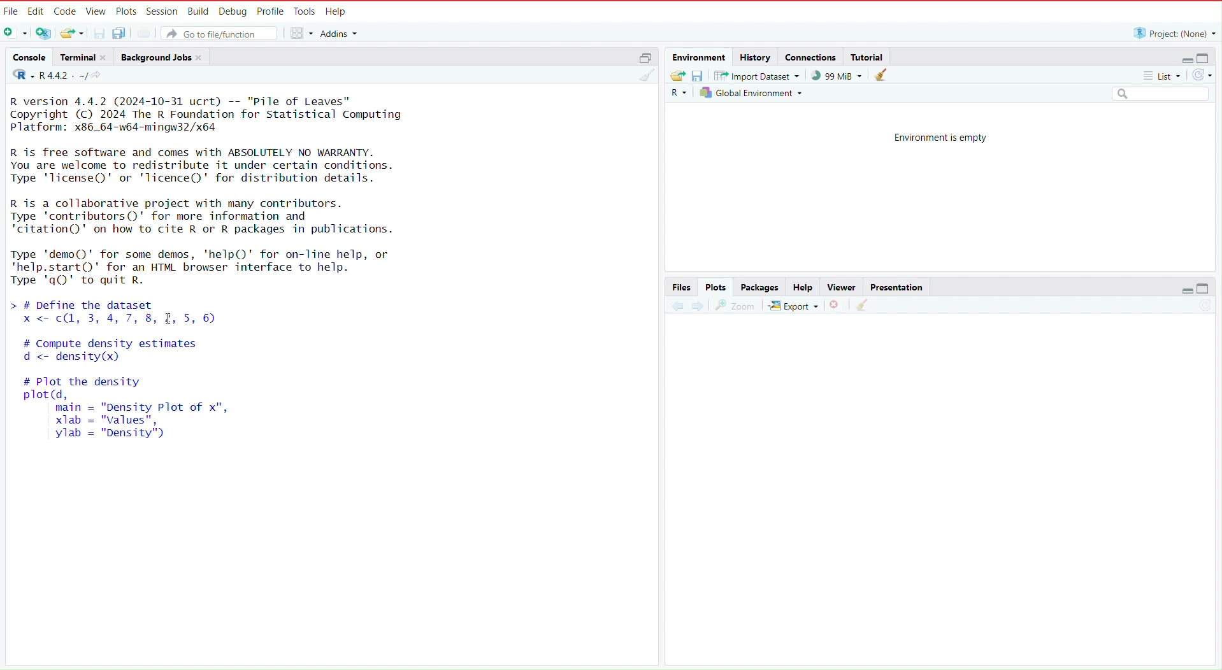  What do you see at coordinates (202, 57) in the screenshot?
I see `close` at bounding box center [202, 57].